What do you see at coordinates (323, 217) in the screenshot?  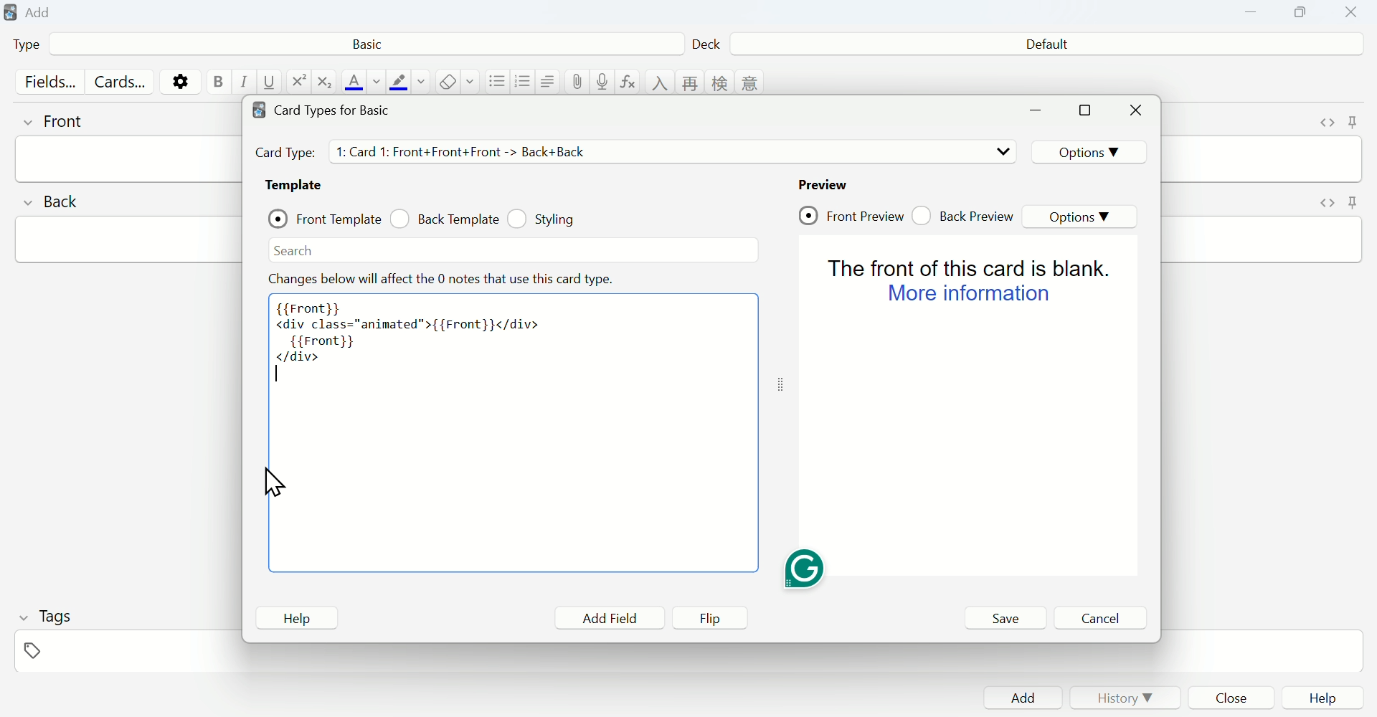 I see `Front Template` at bounding box center [323, 217].